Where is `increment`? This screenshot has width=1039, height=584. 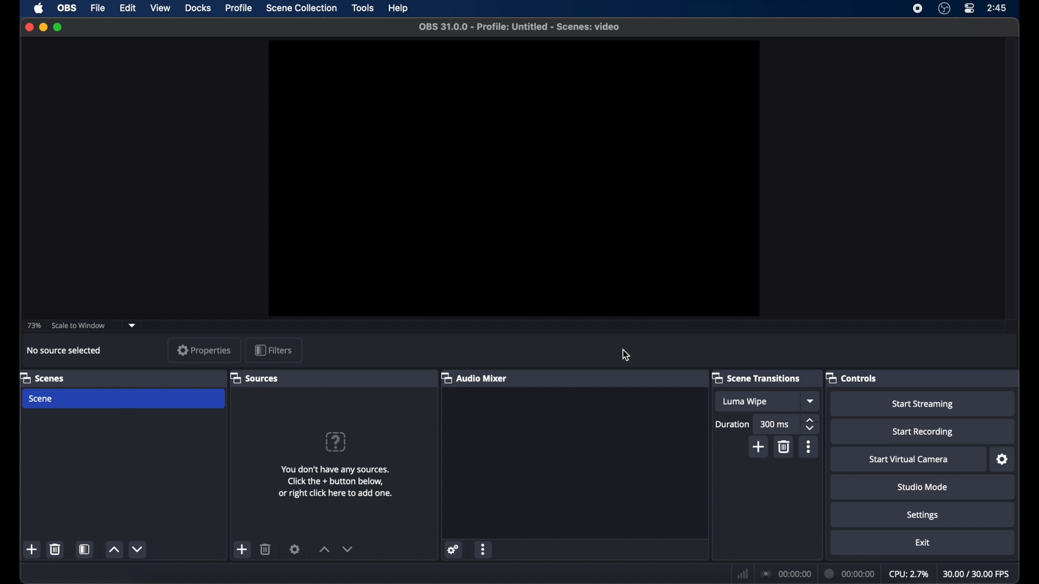
increment is located at coordinates (113, 550).